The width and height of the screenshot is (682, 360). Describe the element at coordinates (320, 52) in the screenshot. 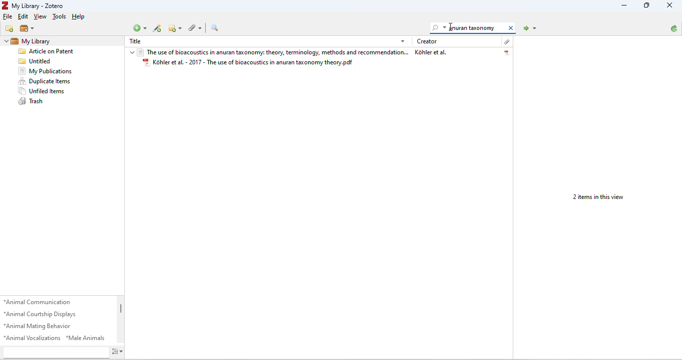

I see `The use of bioacoustics in anuran taxonomy: theory, terminology, methods and recommendation... Kohler et al.` at that location.